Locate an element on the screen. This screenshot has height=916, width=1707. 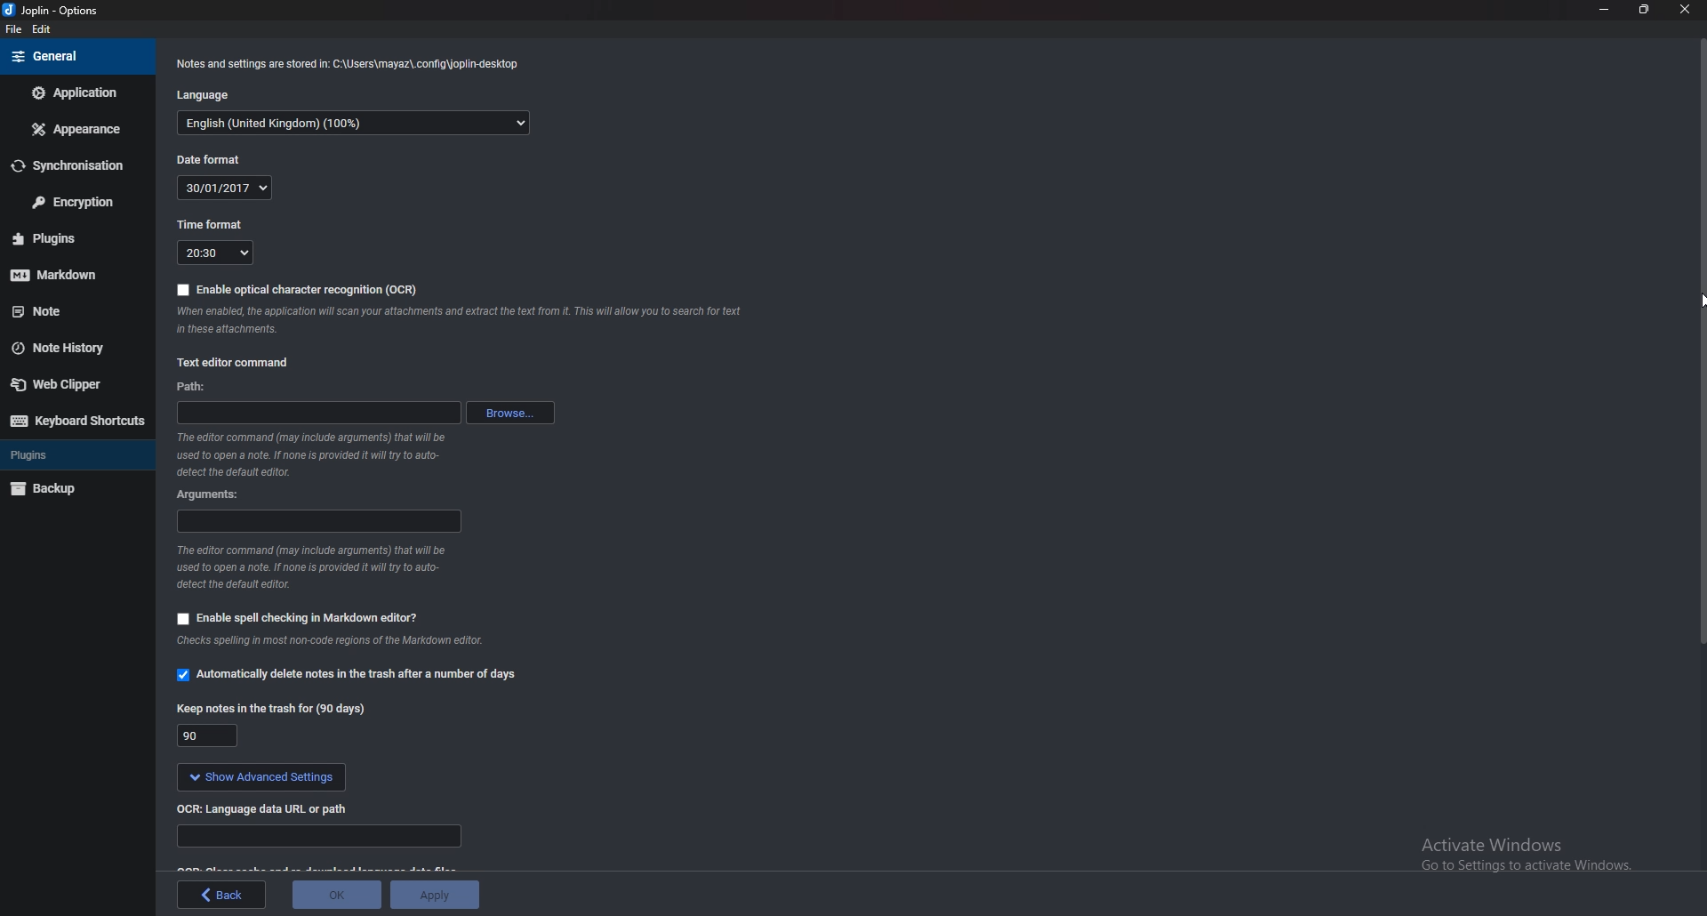
Mark down is located at coordinates (67, 275).